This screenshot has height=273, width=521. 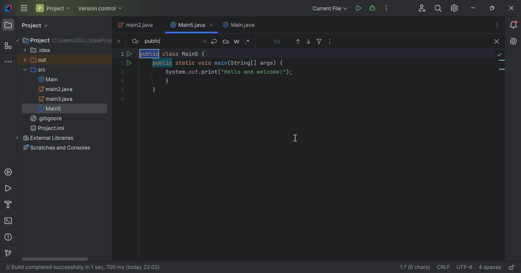 What do you see at coordinates (239, 25) in the screenshot?
I see `Main.java` at bounding box center [239, 25].